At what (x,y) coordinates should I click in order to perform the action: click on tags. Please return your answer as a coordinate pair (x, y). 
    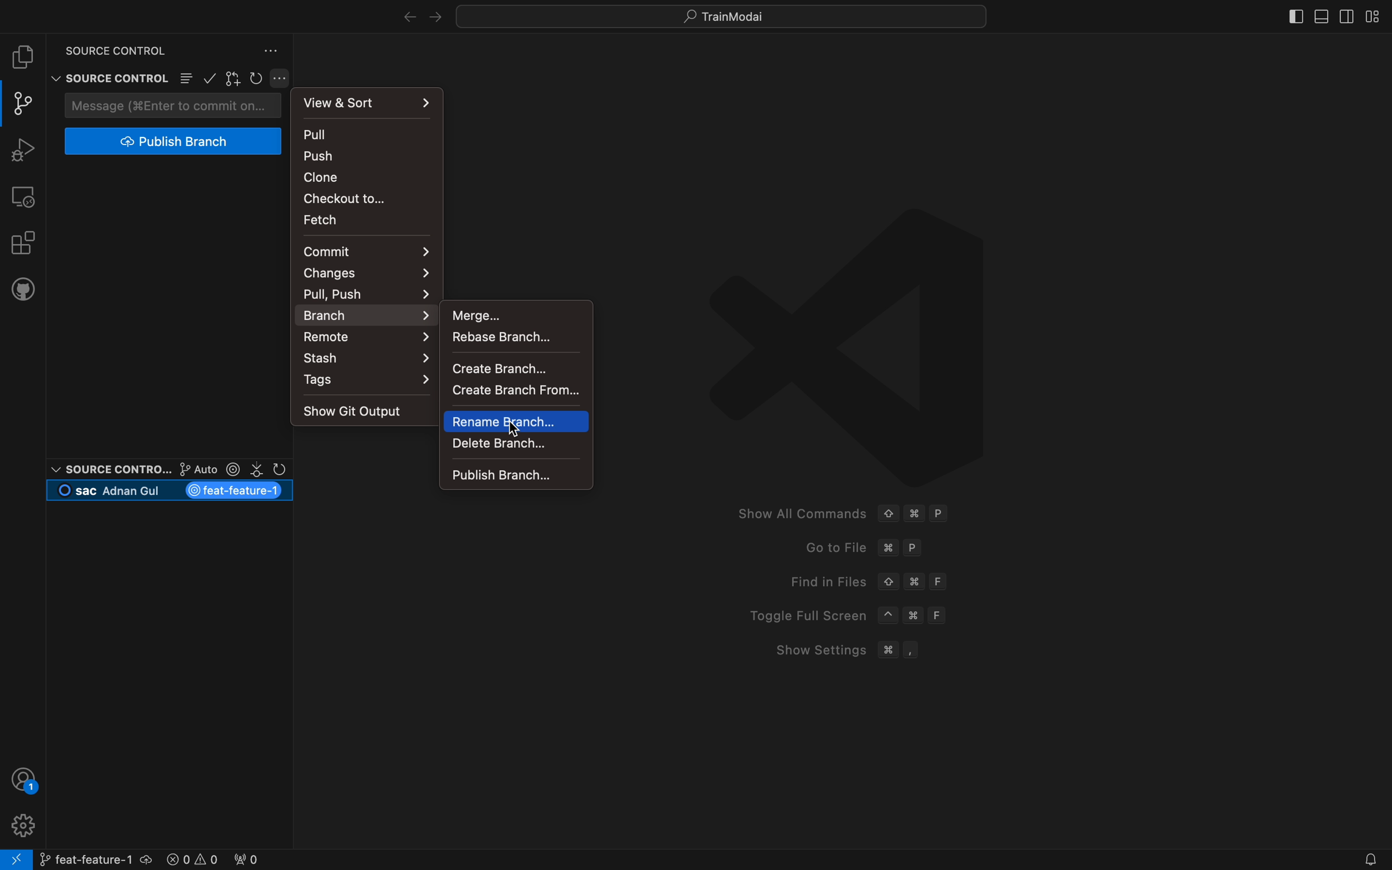
    Looking at the image, I should click on (365, 380).